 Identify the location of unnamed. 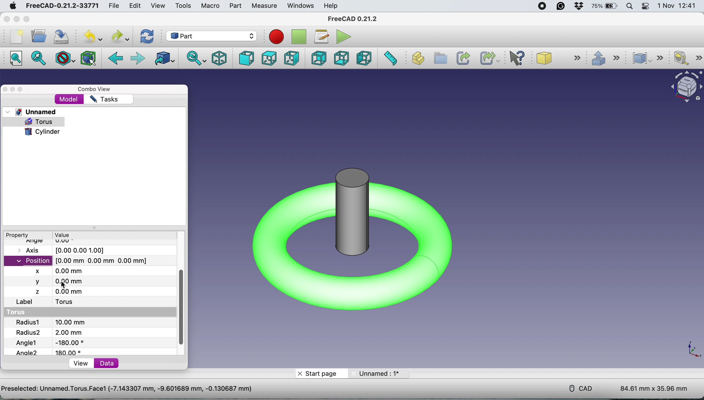
(382, 373).